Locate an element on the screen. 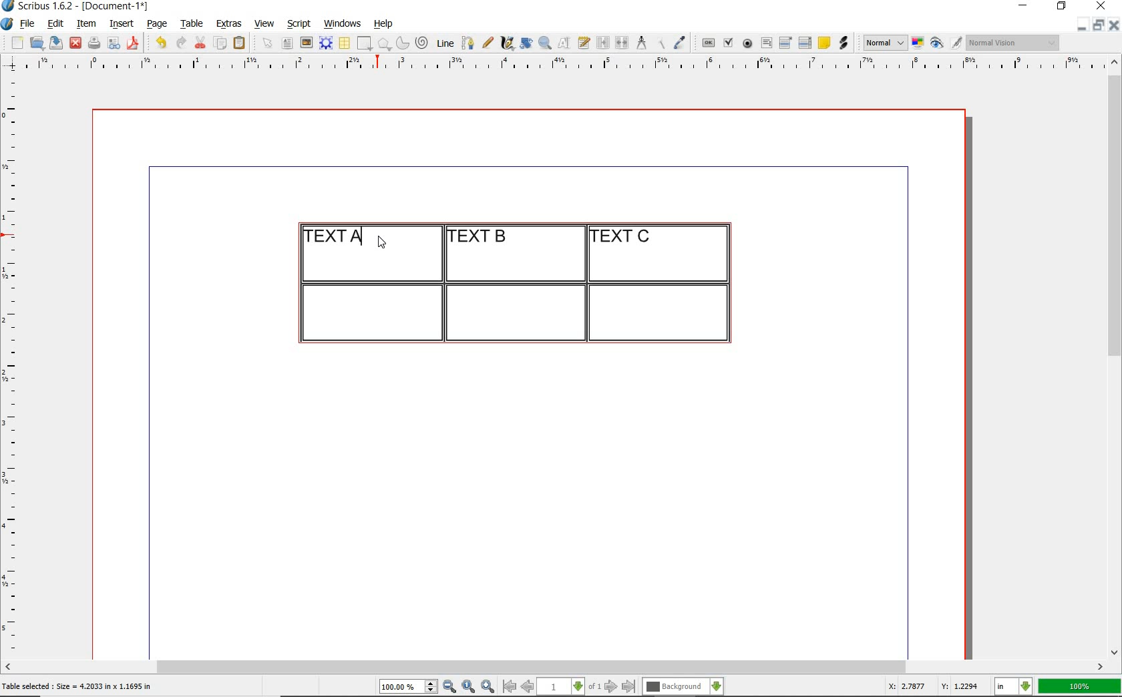 The width and height of the screenshot is (1122, 697). text frame is located at coordinates (287, 44).